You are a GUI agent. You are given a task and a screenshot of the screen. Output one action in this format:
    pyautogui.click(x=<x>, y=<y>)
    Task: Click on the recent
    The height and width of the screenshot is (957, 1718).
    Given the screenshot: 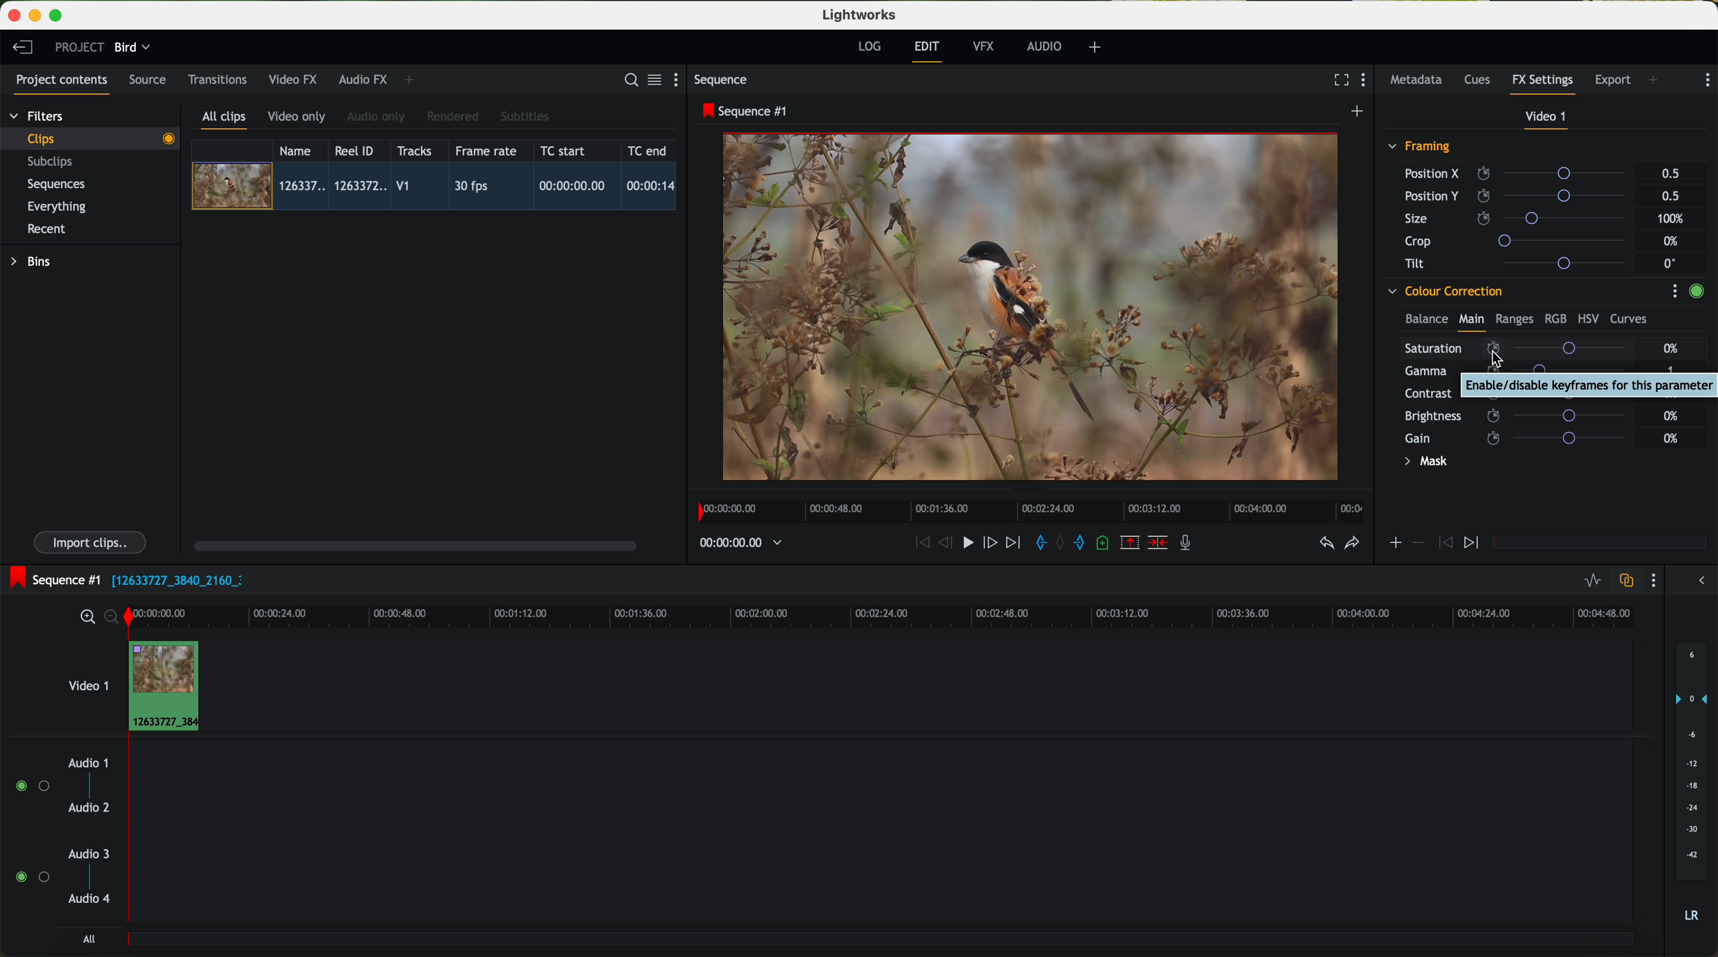 What is the action you would take?
    pyautogui.click(x=47, y=231)
    